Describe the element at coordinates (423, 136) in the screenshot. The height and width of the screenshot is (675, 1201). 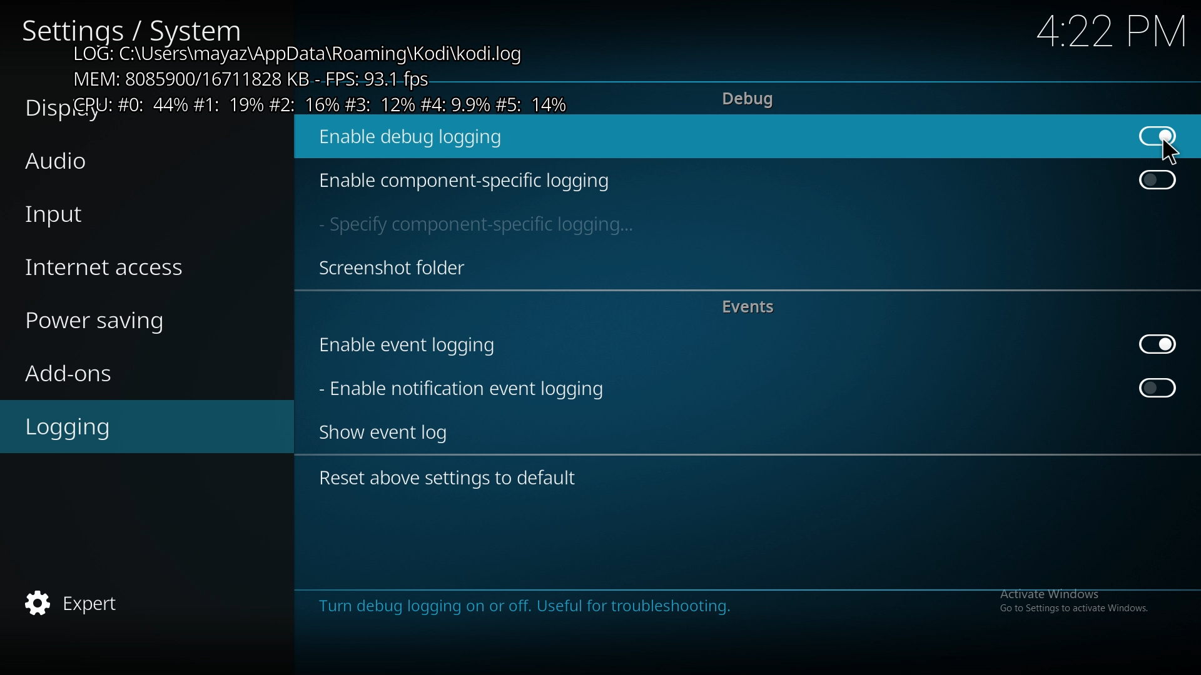
I see `enable debug logging` at that location.